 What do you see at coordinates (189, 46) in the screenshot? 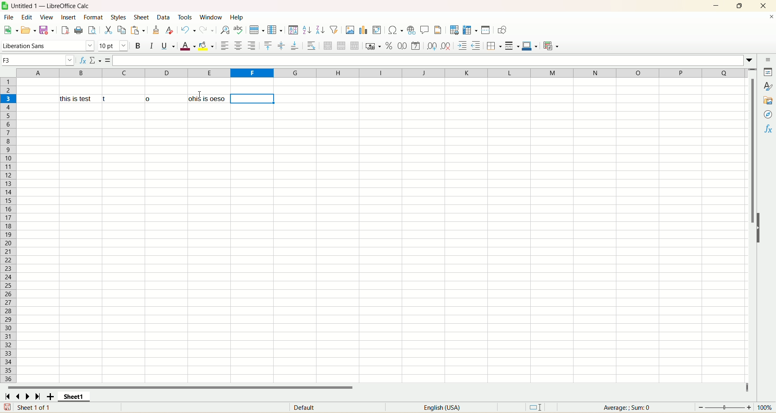
I see `font color` at bounding box center [189, 46].